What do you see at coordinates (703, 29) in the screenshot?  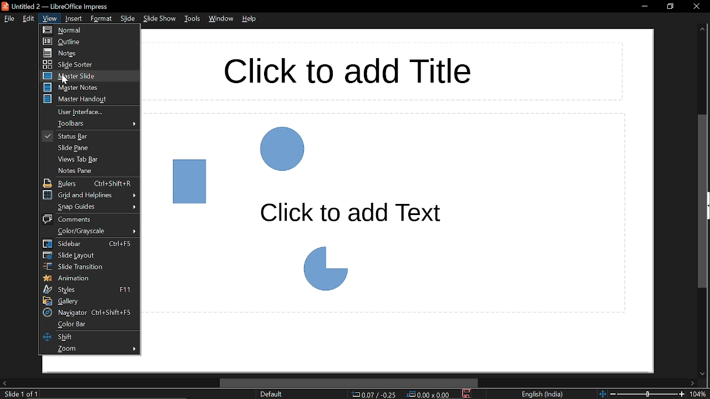 I see `Move up` at bounding box center [703, 29].